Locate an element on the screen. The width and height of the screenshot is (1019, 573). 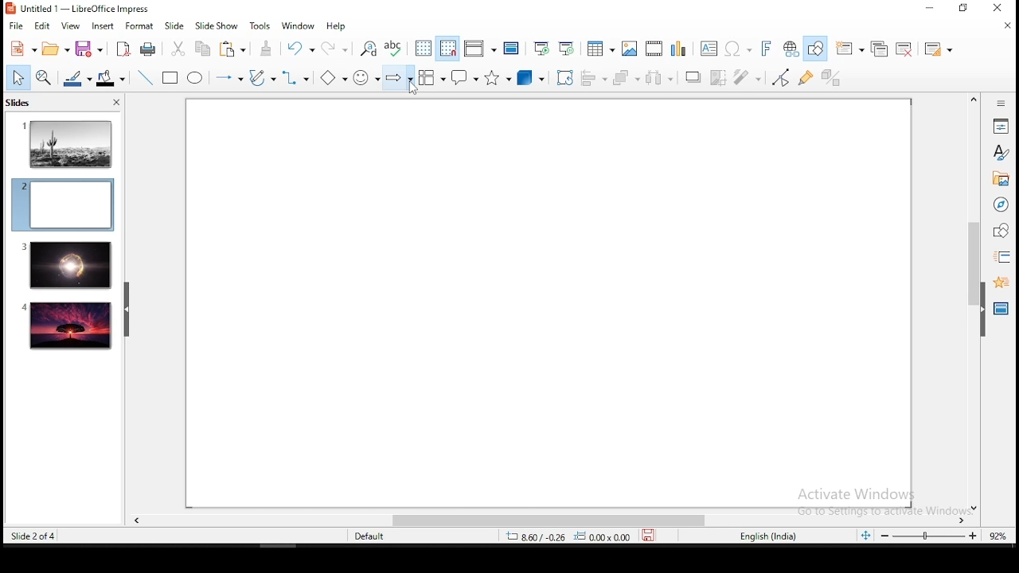
start from first slide is located at coordinates (541, 49).